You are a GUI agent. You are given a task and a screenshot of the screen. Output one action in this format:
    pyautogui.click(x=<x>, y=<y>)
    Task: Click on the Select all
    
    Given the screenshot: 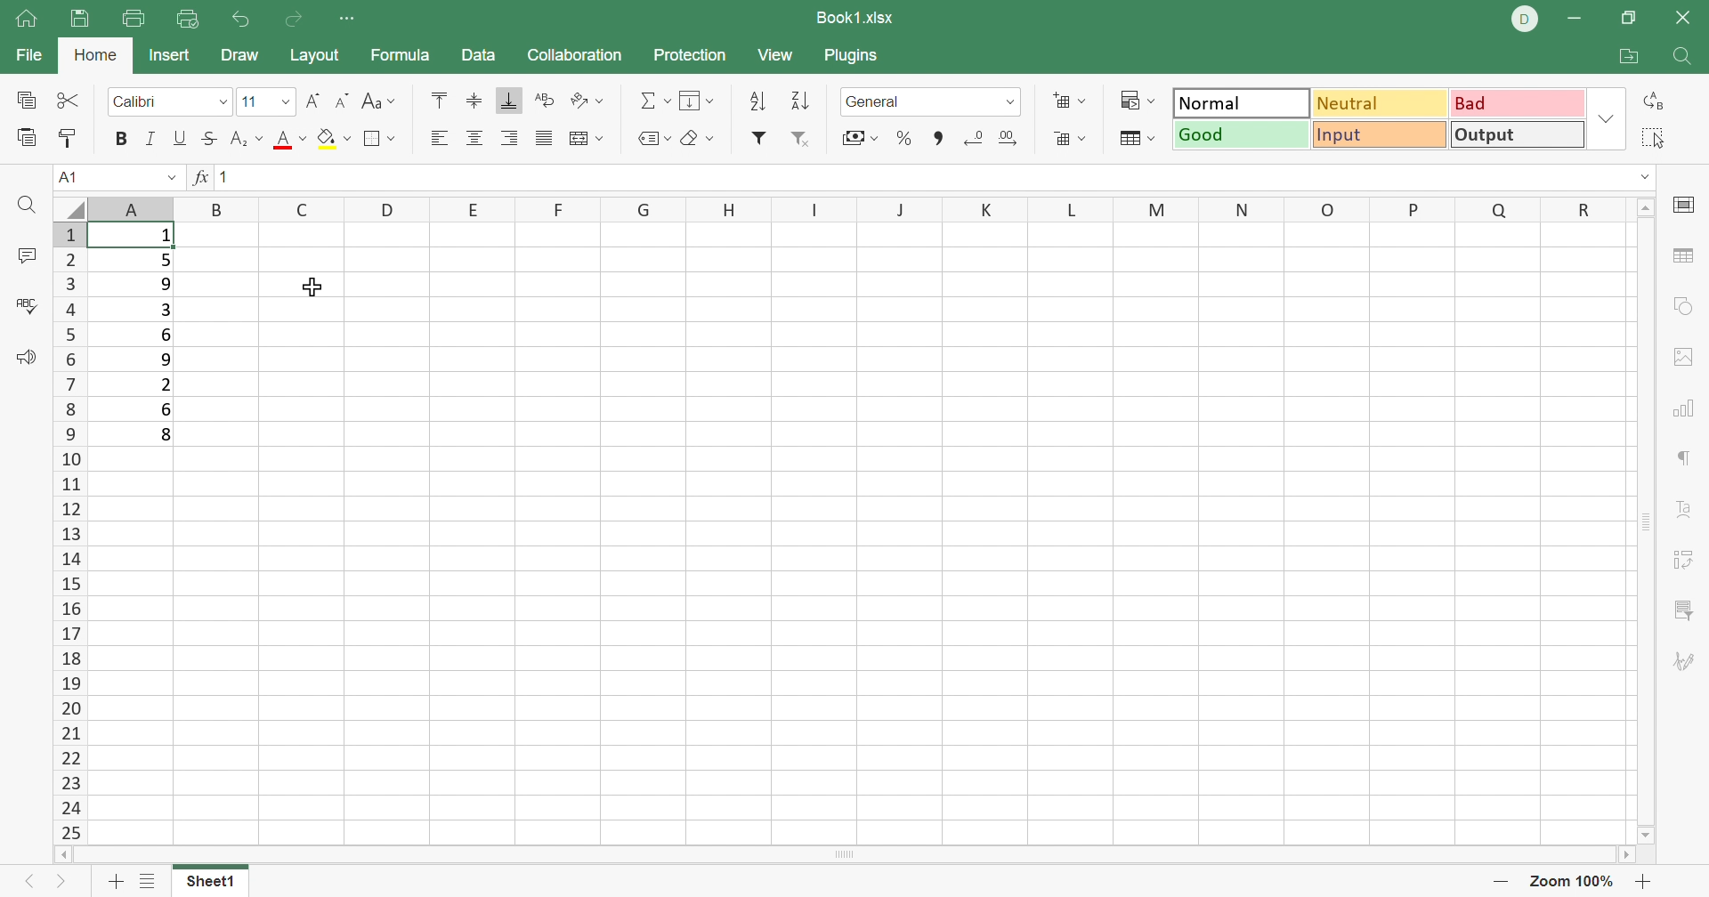 What is the action you would take?
    pyautogui.click(x=1654, y=141)
    